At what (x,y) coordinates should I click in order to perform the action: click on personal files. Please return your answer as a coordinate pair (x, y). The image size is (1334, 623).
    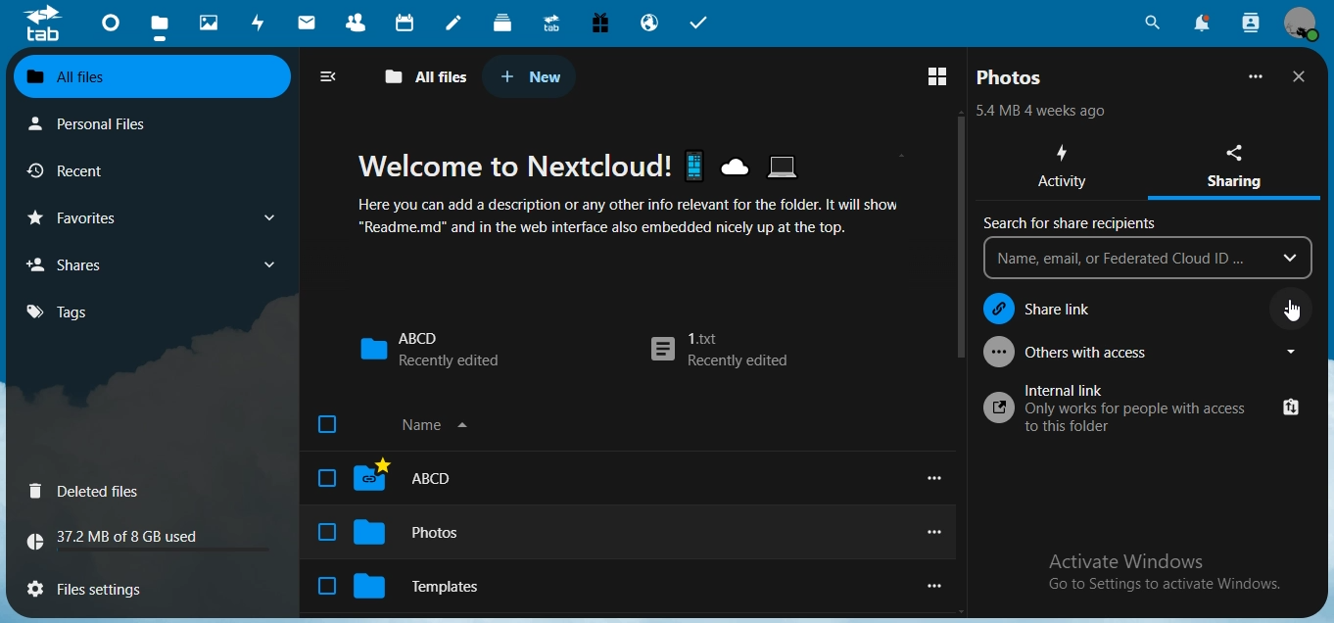
    Looking at the image, I should click on (104, 122).